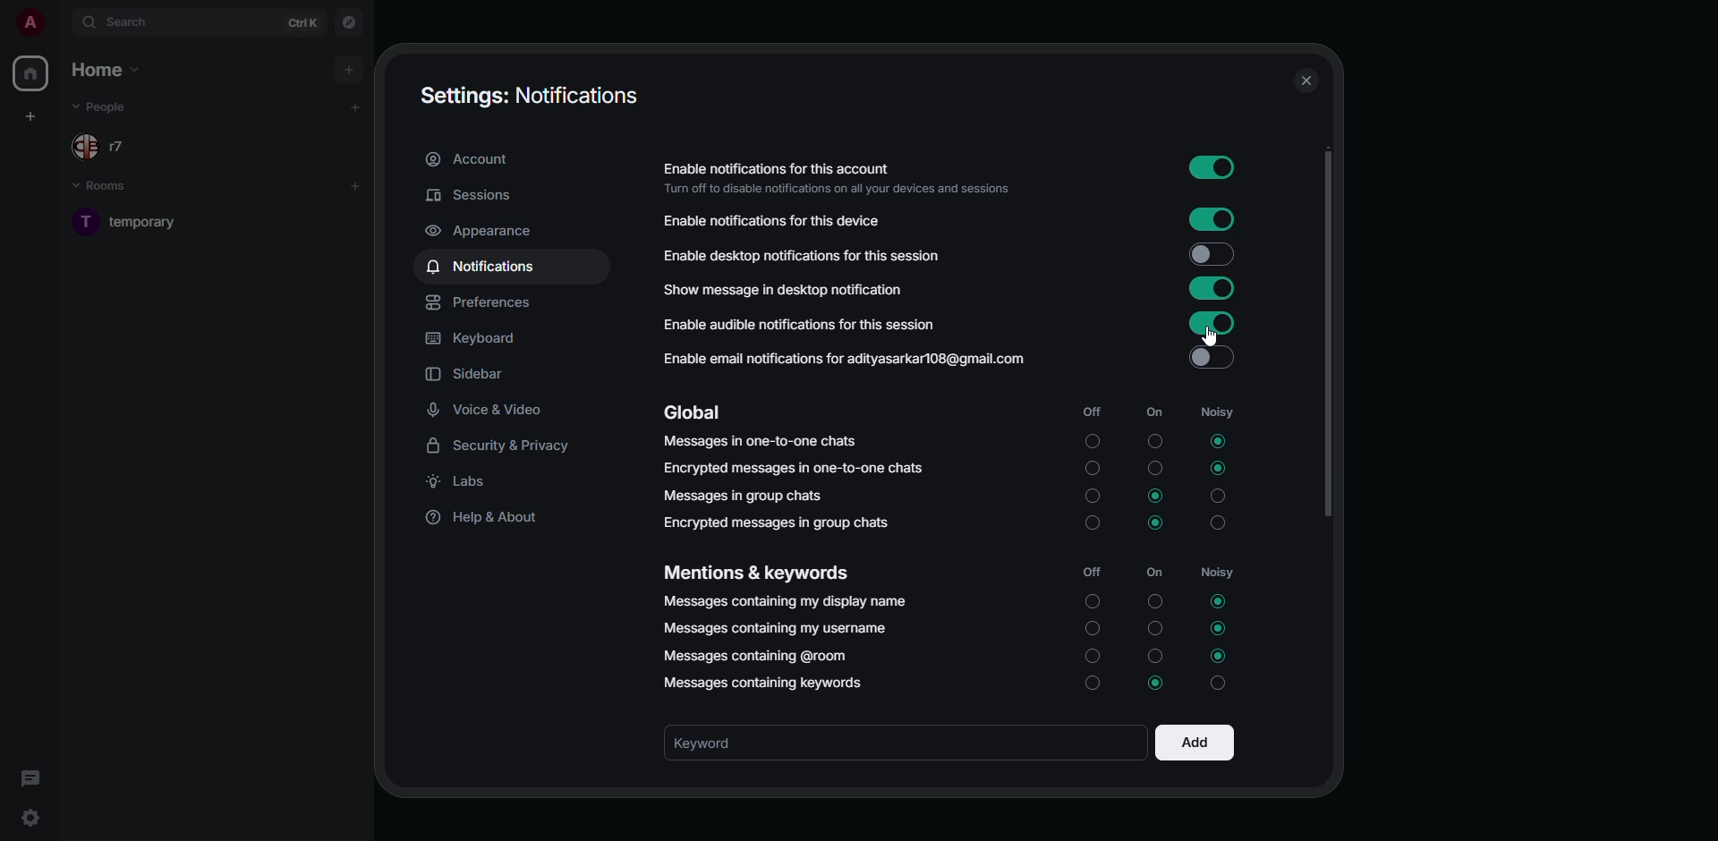 The width and height of the screenshot is (1718, 841). Describe the element at coordinates (1220, 657) in the screenshot. I see `selected` at that location.